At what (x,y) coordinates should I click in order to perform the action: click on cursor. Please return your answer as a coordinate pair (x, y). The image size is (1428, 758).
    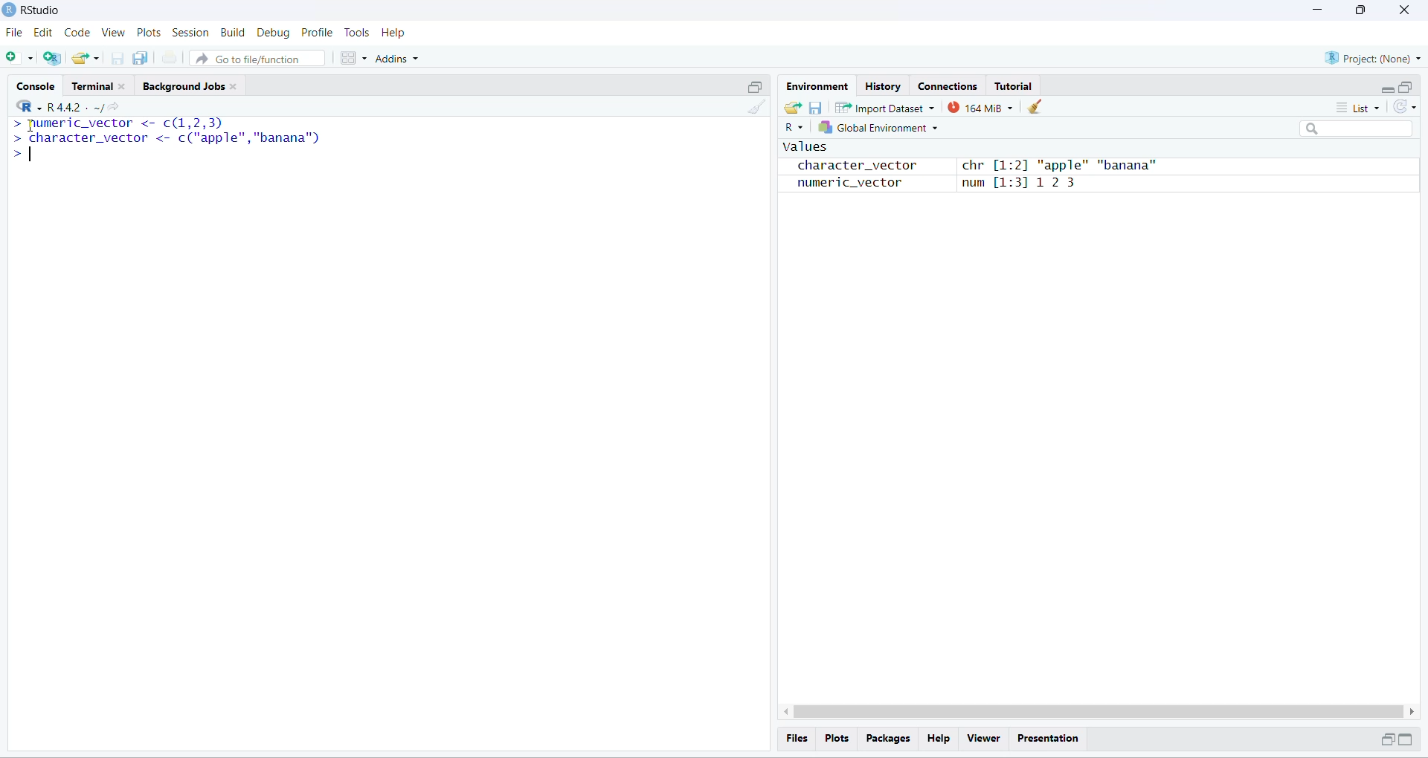
    Looking at the image, I should click on (29, 126).